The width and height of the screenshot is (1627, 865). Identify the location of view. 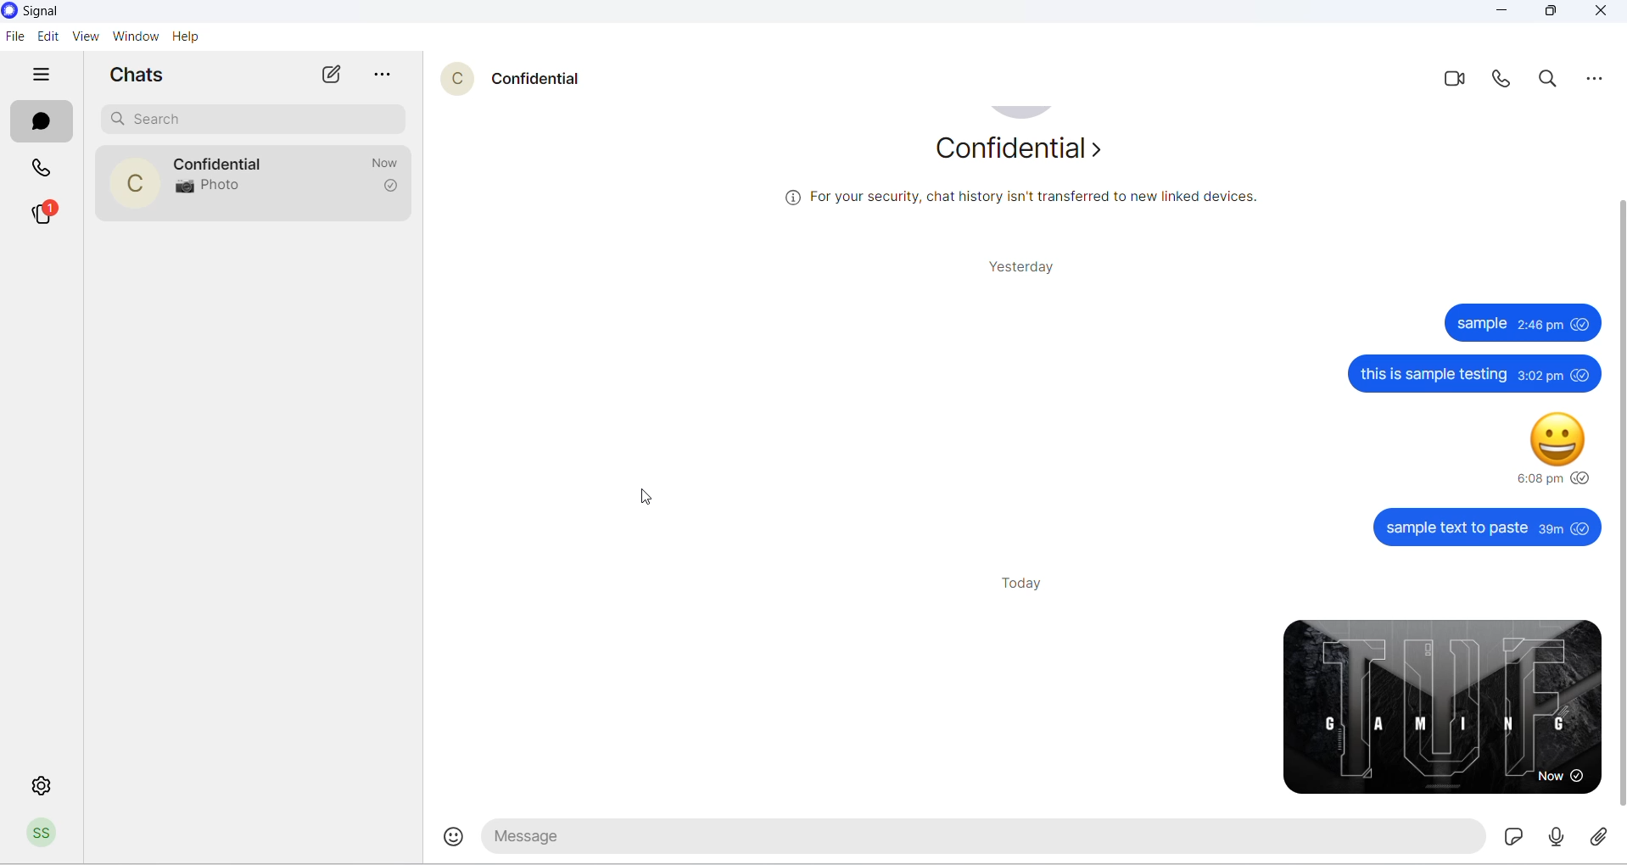
(83, 37).